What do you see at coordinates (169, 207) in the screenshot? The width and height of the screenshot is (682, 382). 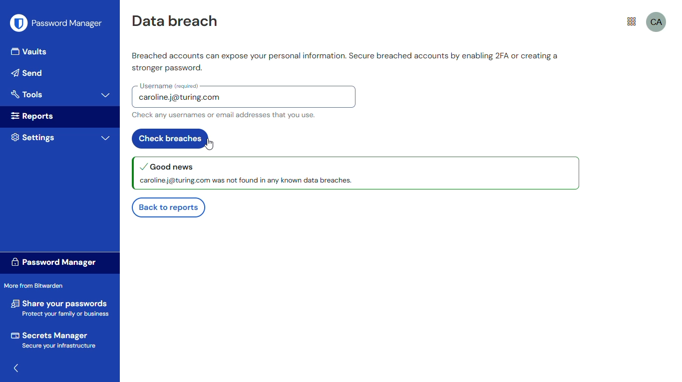 I see `back to reports` at bounding box center [169, 207].